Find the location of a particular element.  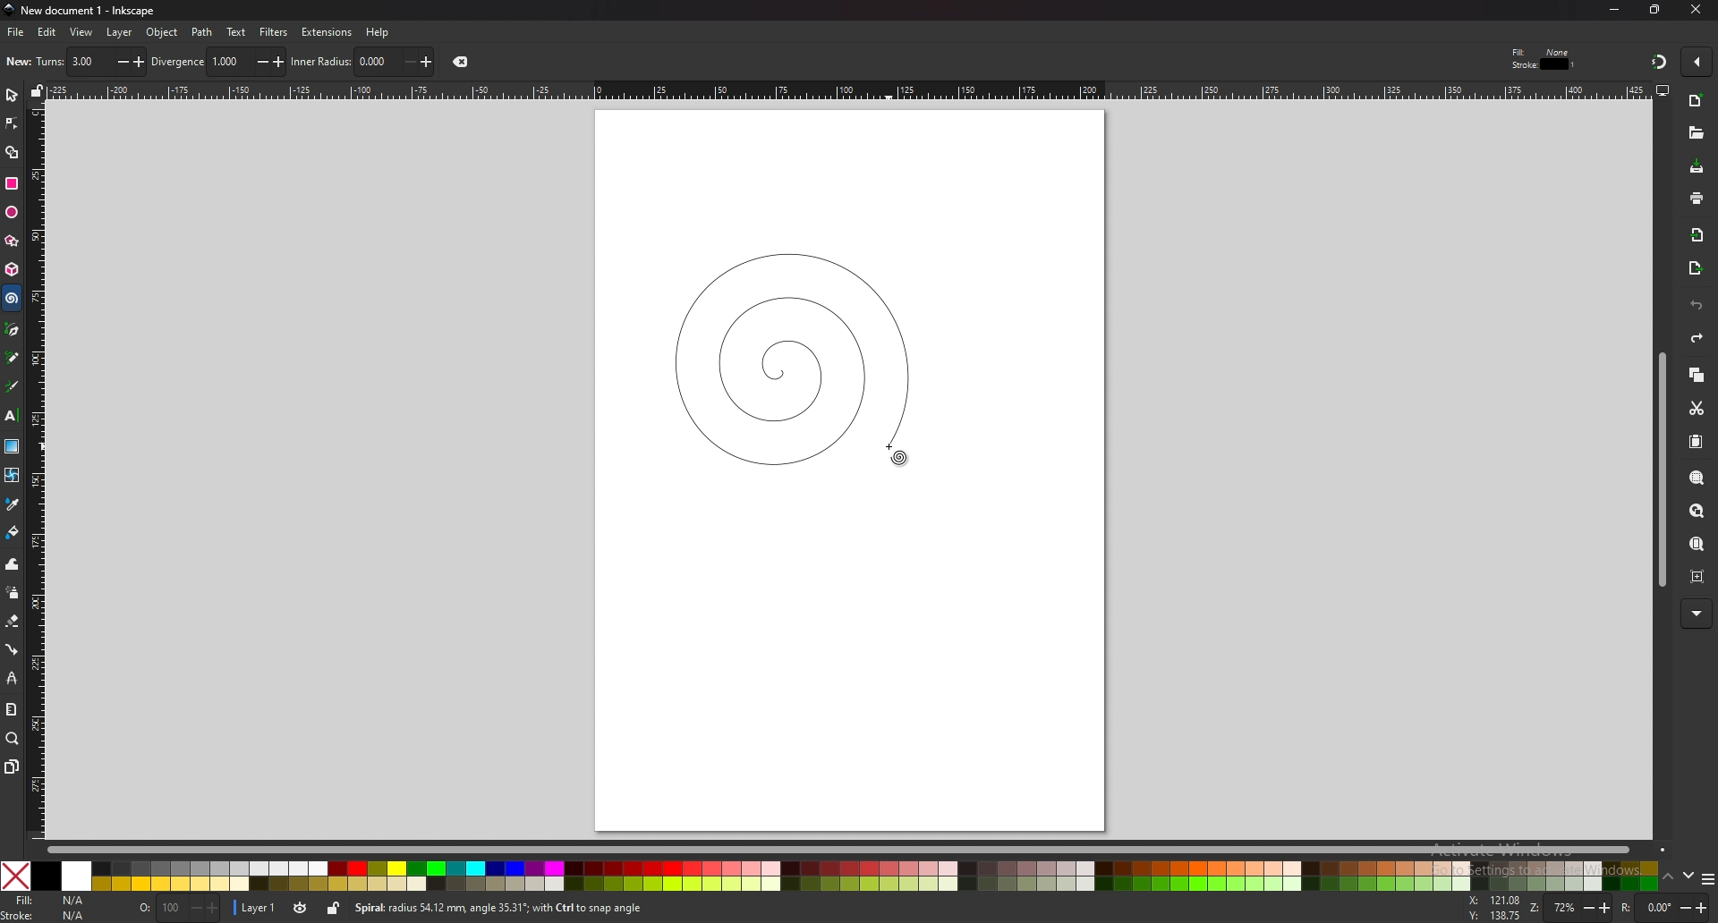

Spiral radius 54.12 mm, angle 33.31%; with Ctrl to snap angle is located at coordinates (505, 908).